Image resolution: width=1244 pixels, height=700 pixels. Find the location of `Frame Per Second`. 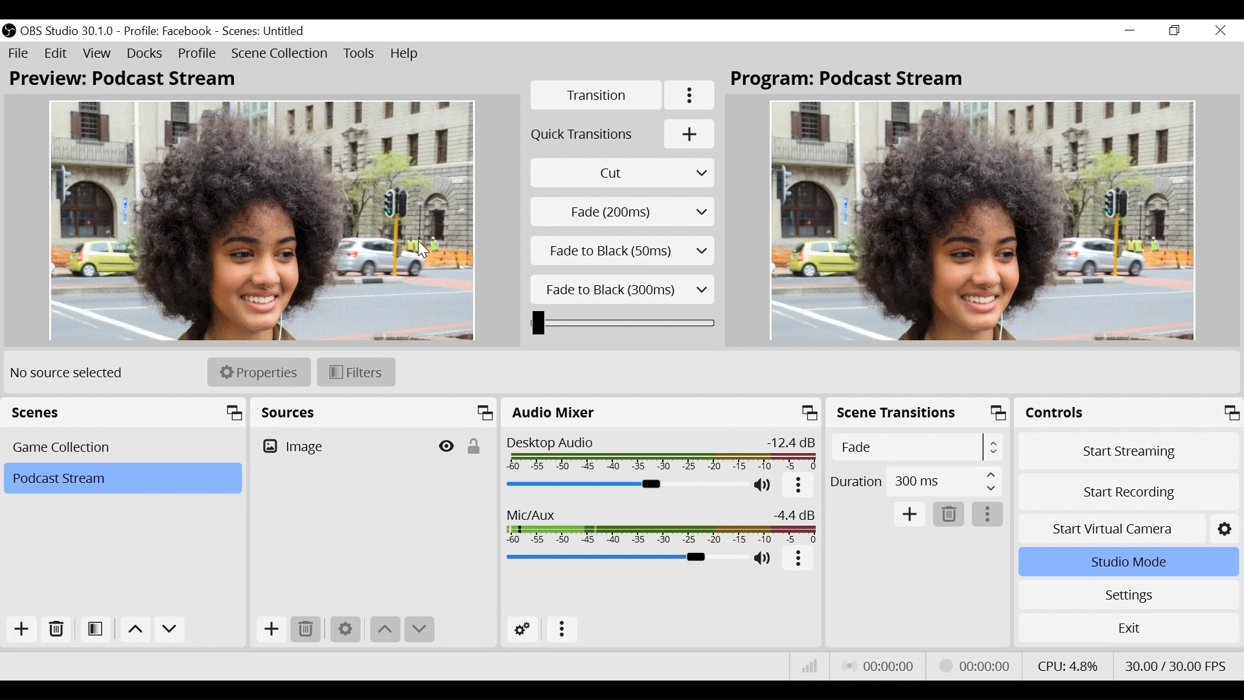

Frame Per Second is located at coordinates (1175, 664).